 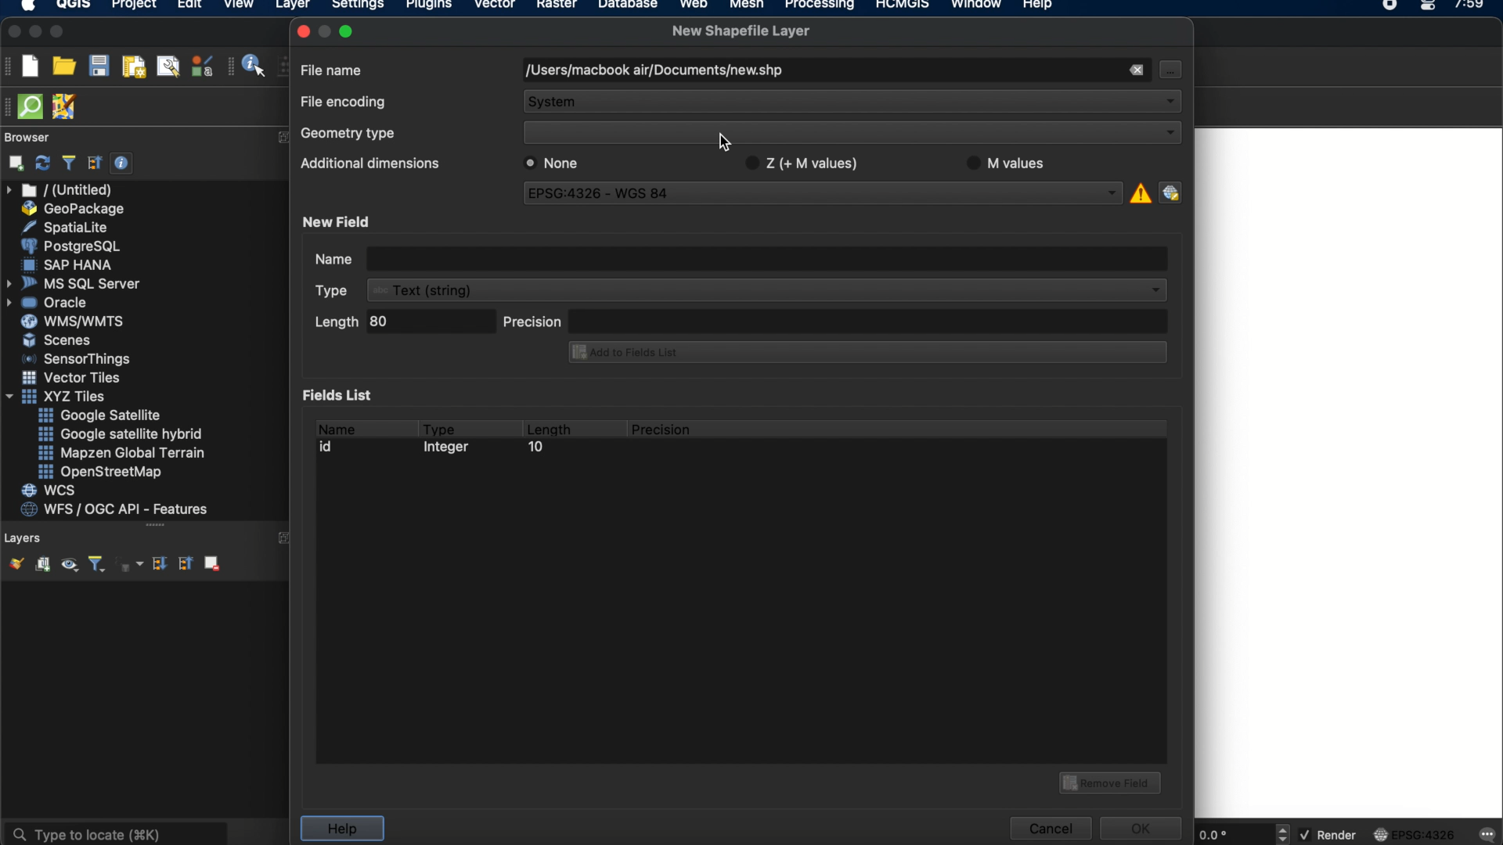 What do you see at coordinates (211, 563) in the screenshot?
I see `remove layer group` at bounding box center [211, 563].